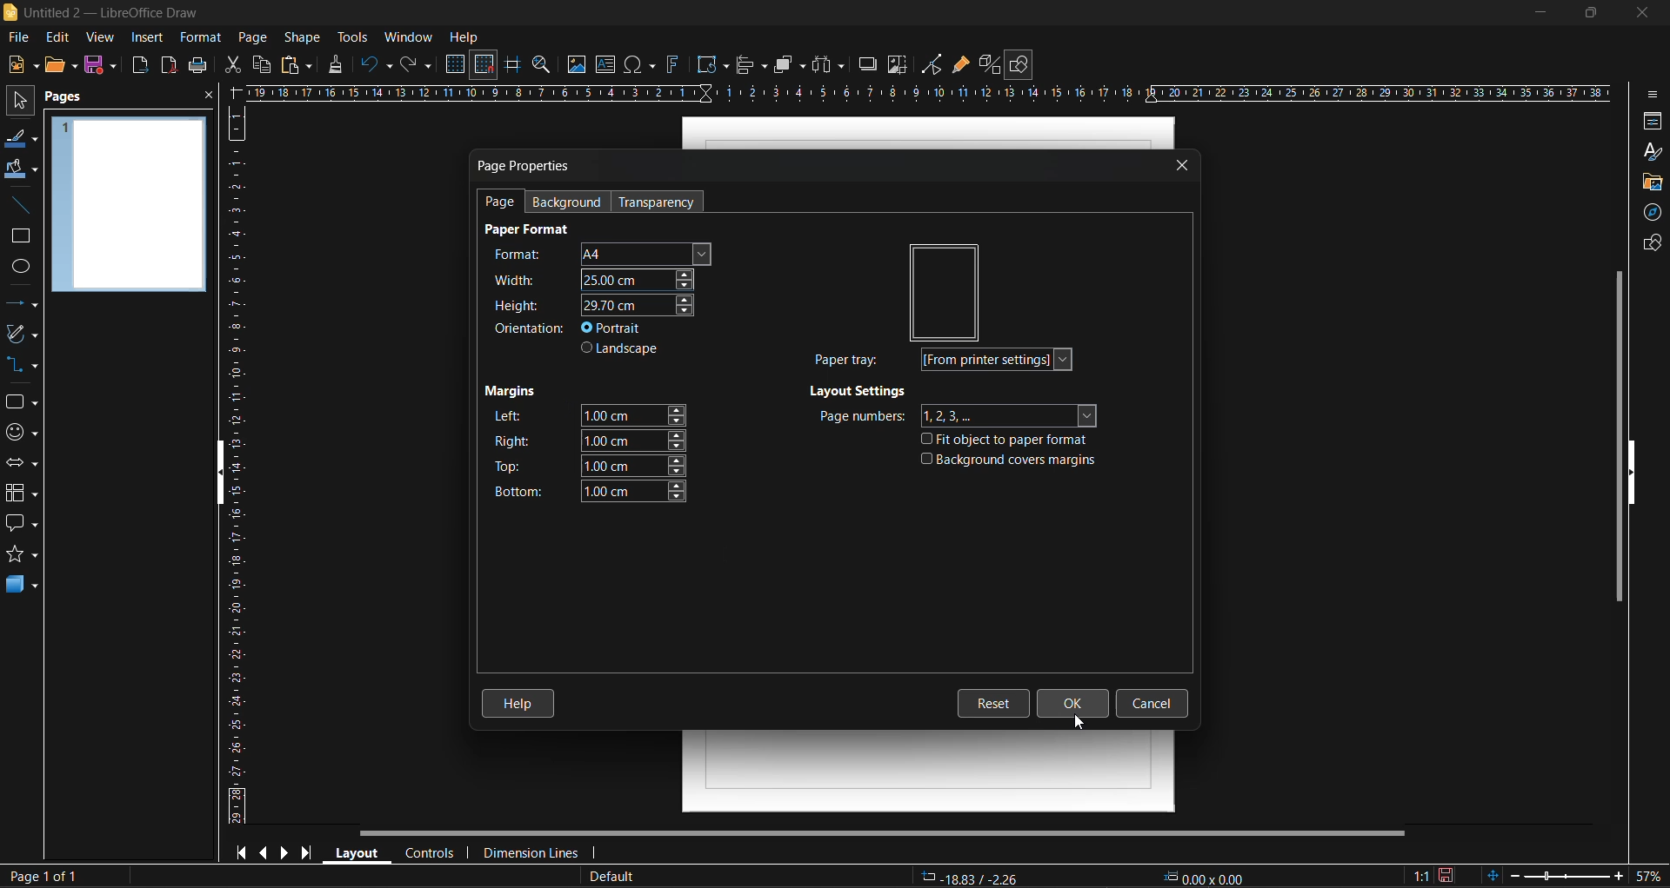  I want to click on image, so click(574, 65).